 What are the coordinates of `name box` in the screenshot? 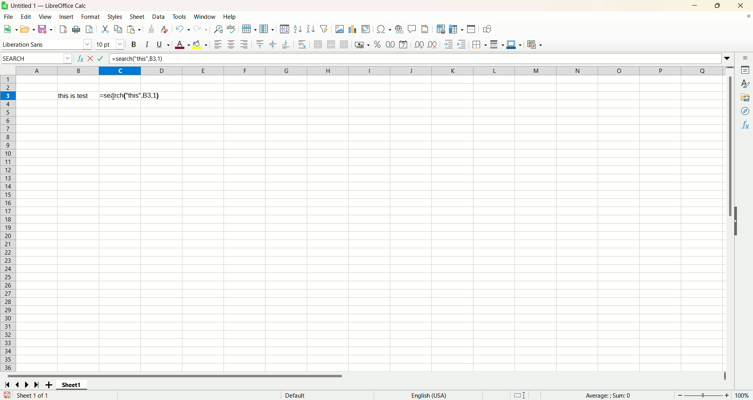 It's located at (37, 58).